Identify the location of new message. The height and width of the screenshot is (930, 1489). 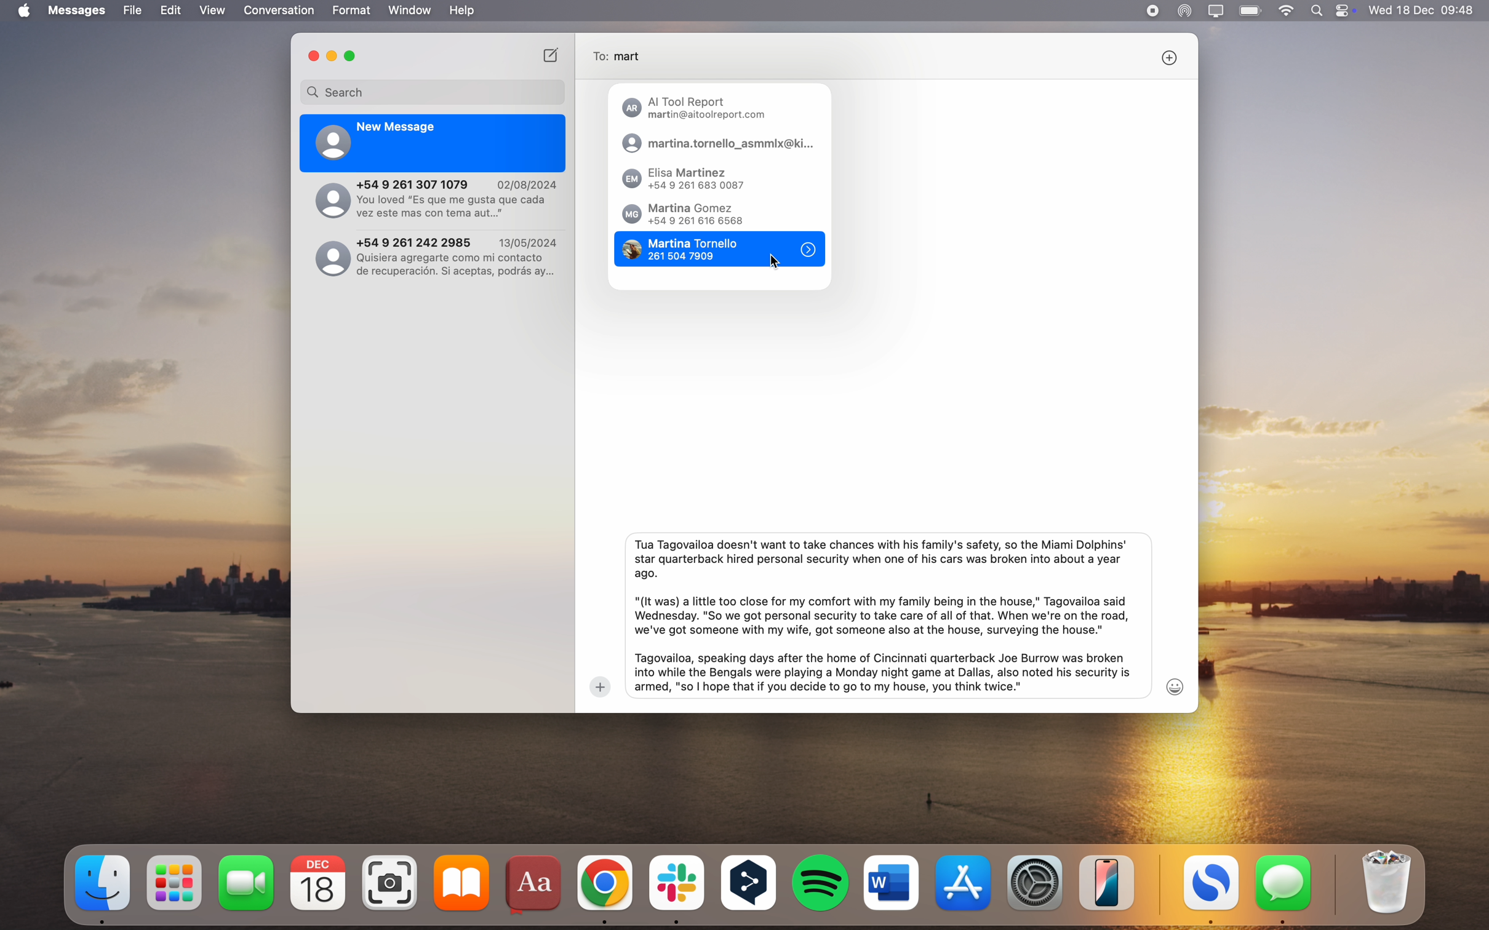
(434, 143).